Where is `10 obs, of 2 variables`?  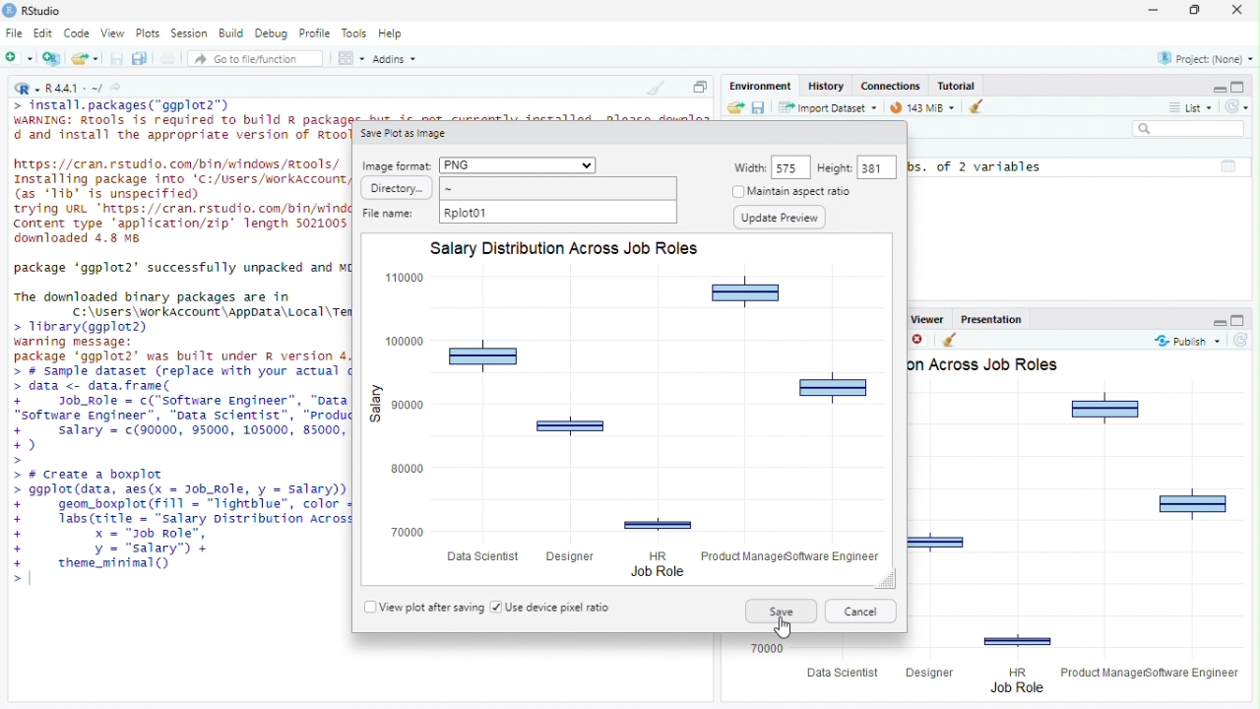 10 obs, of 2 variables is located at coordinates (1078, 166).